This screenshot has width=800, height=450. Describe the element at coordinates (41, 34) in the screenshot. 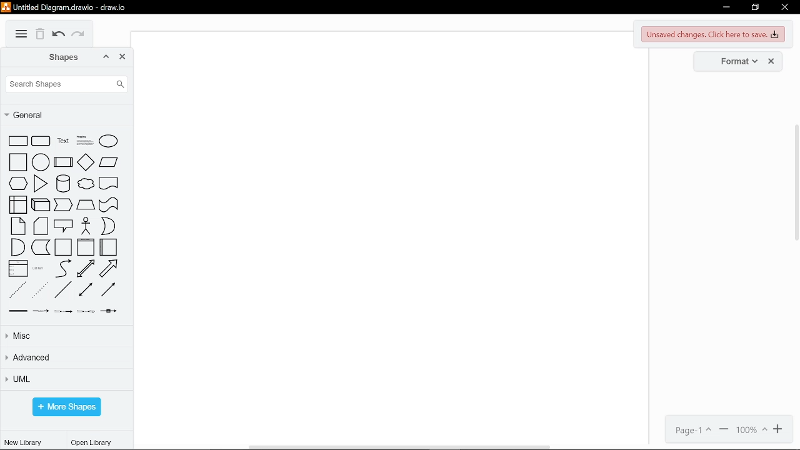

I see `delete` at that location.